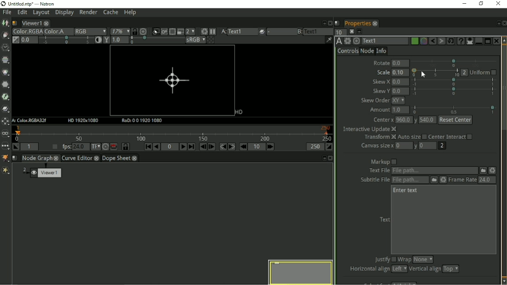  I want to click on Title, so click(28, 4).